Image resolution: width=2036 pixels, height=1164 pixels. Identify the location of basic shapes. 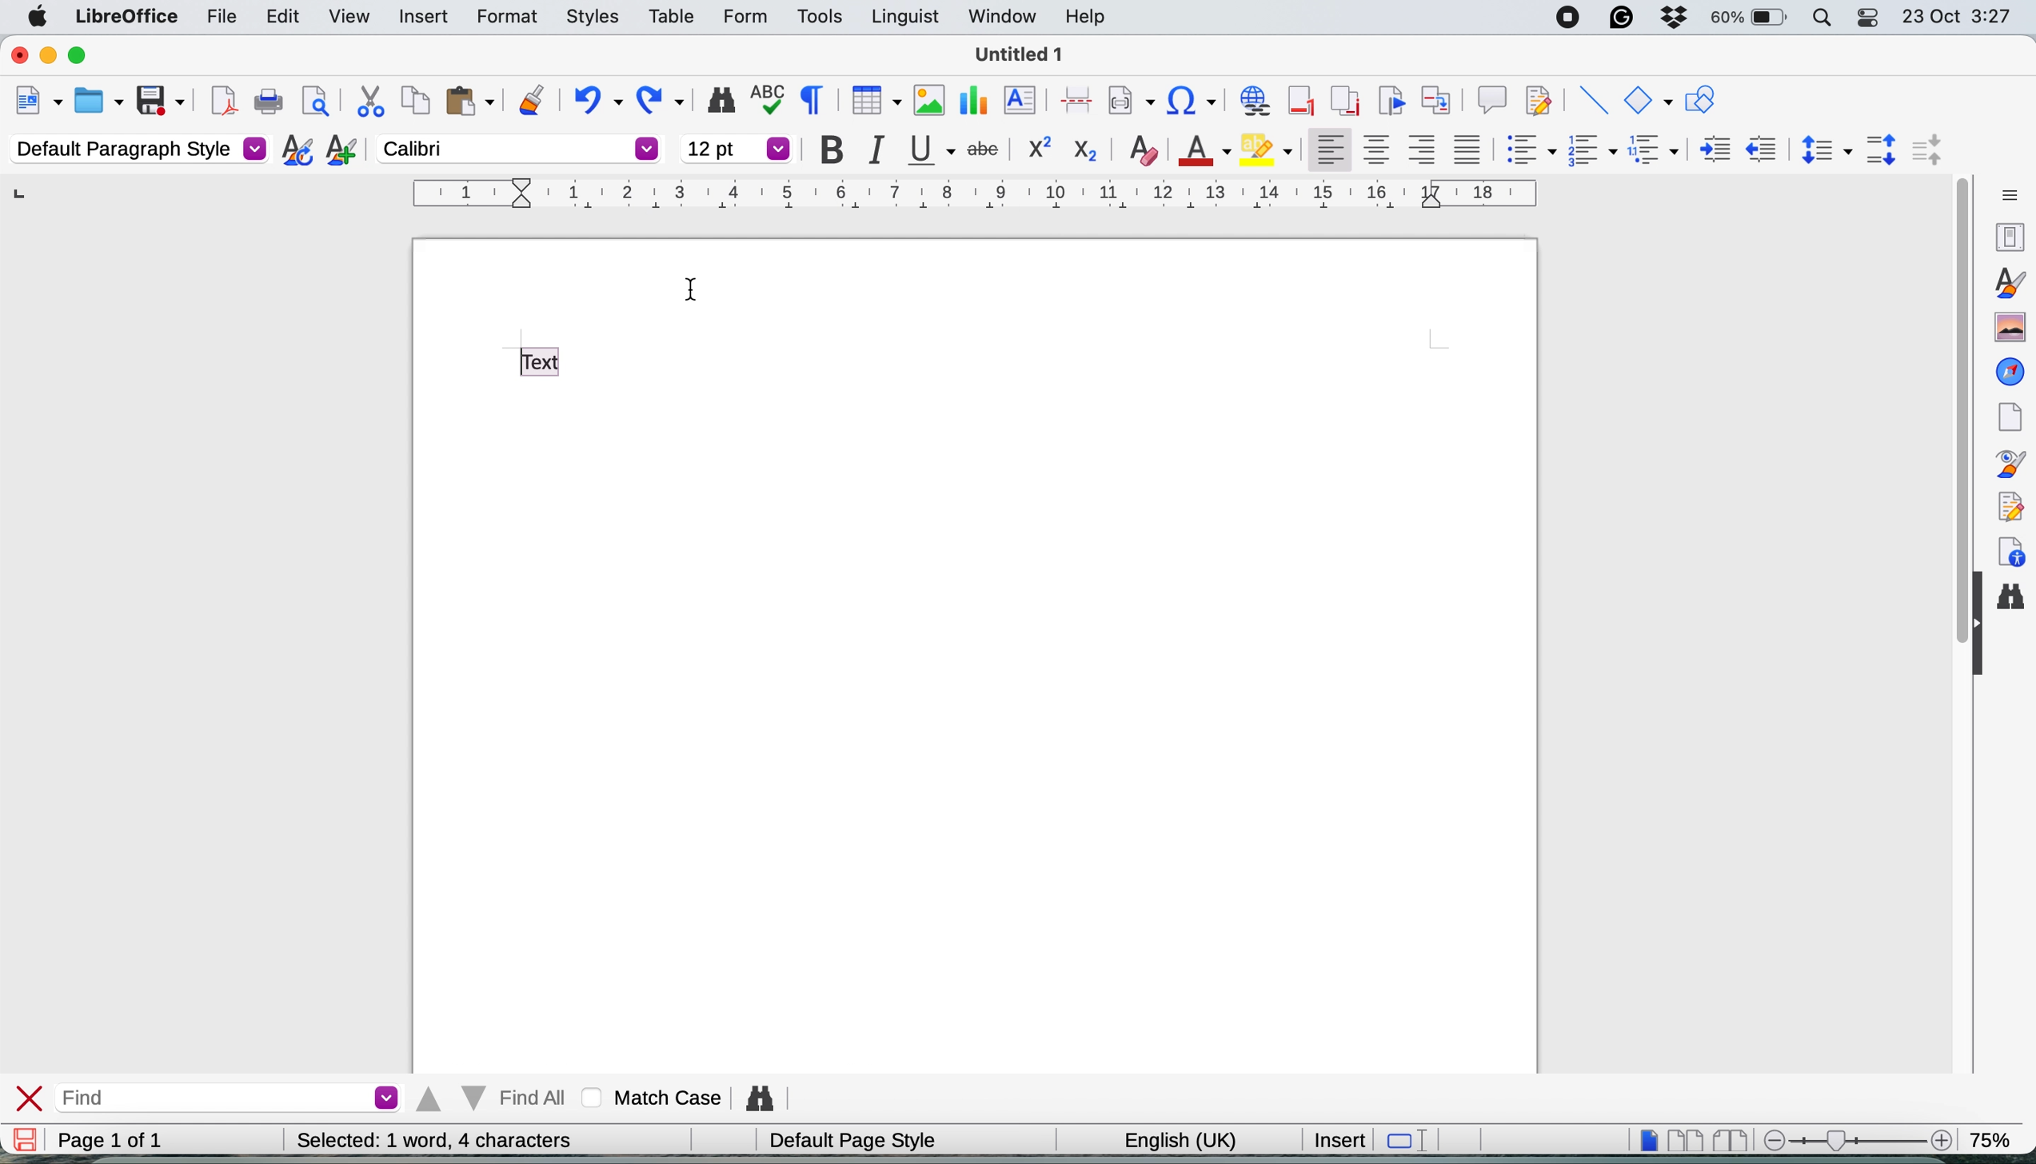
(1649, 103).